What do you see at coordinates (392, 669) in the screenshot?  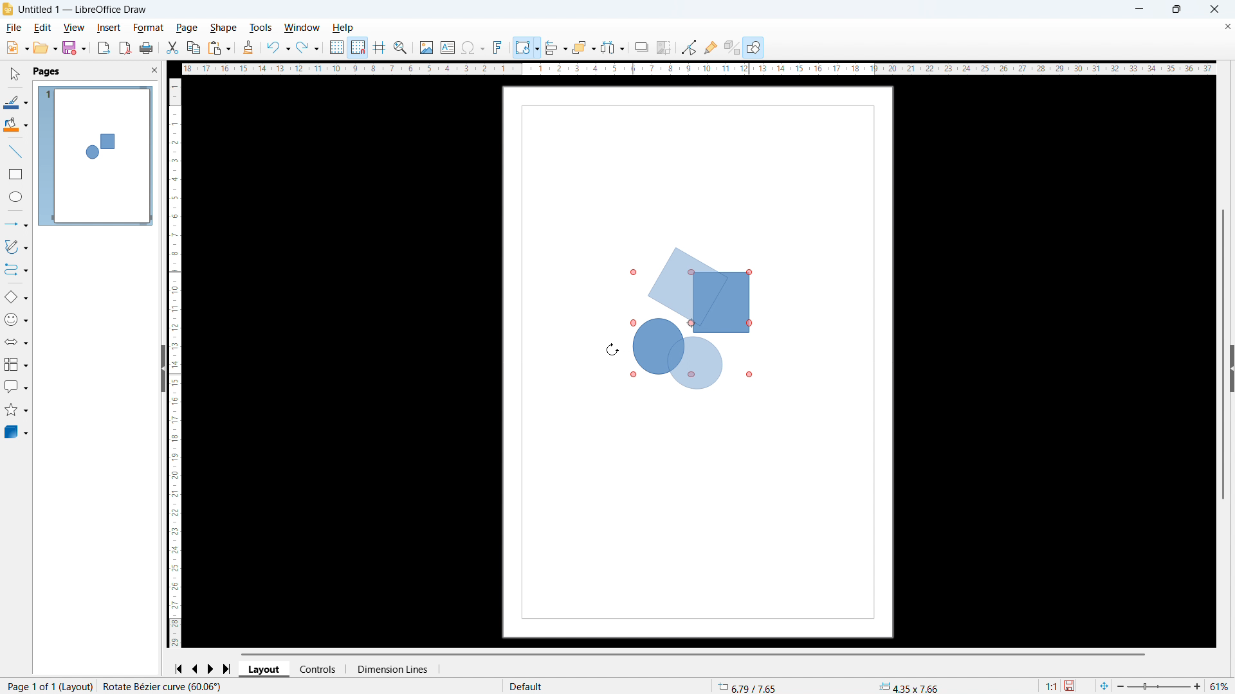 I see `Dimension lines ` at bounding box center [392, 669].